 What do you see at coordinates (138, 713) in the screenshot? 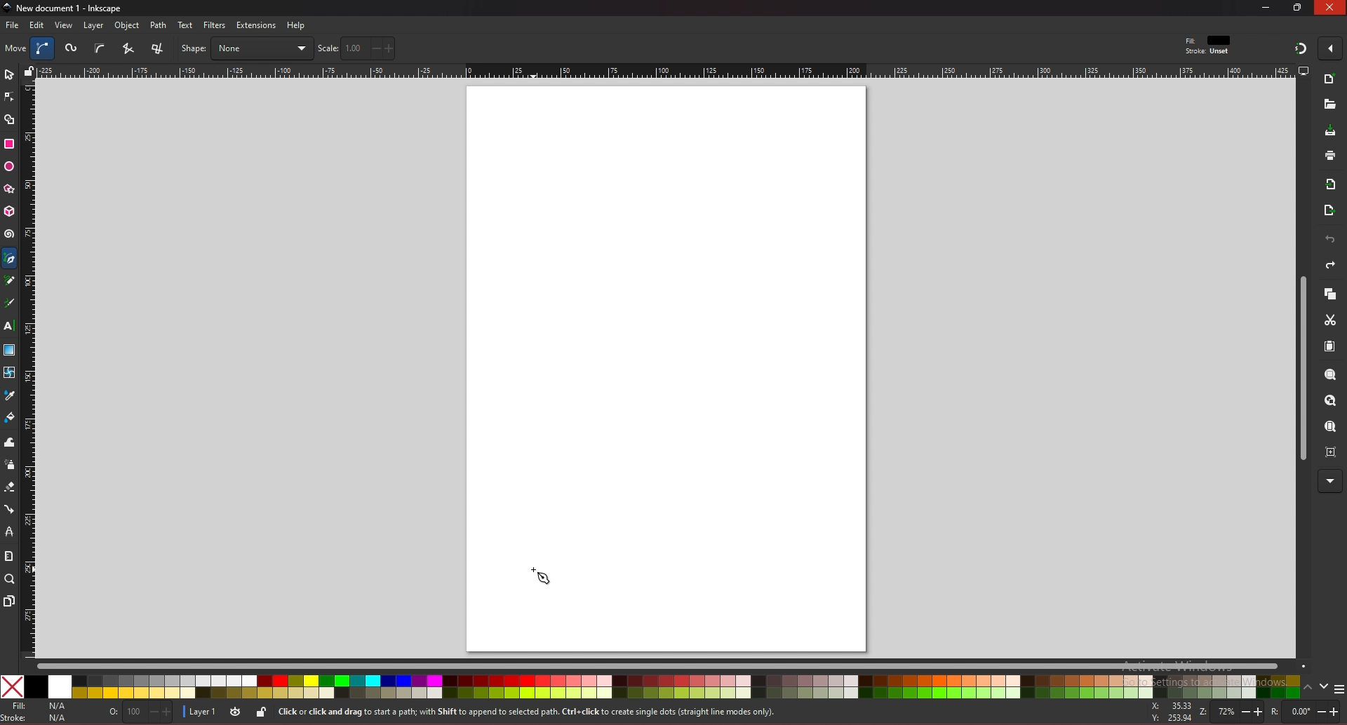
I see `opacity` at bounding box center [138, 713].